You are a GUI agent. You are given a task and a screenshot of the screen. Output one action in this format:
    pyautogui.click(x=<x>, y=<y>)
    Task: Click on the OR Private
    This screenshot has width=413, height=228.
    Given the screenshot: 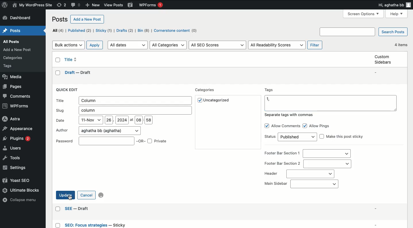 What is the action you would take?
    pyautogui.click(x=153, y=141)
    